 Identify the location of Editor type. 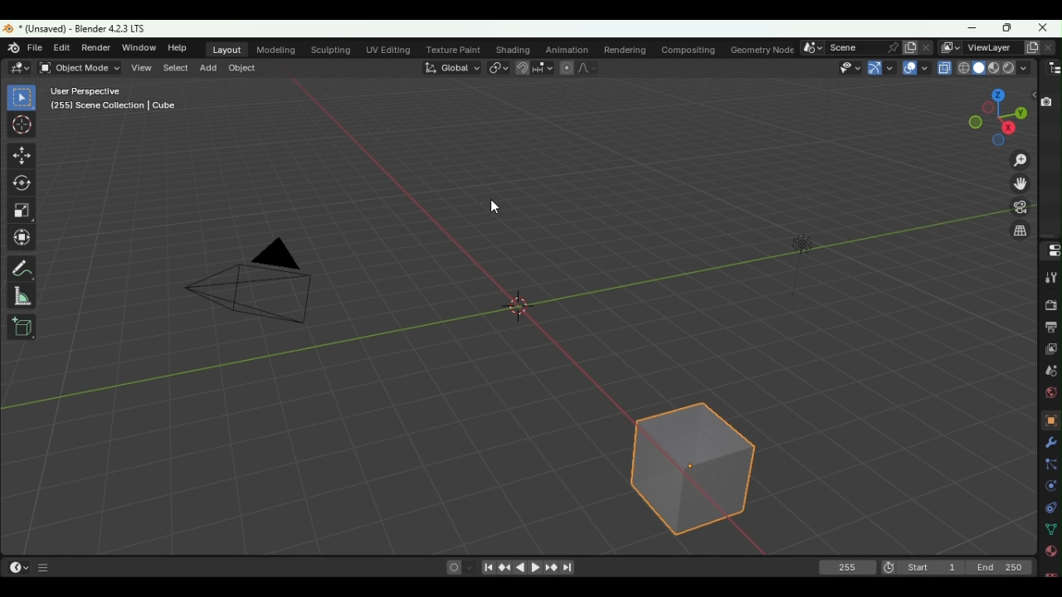
(17, 67).